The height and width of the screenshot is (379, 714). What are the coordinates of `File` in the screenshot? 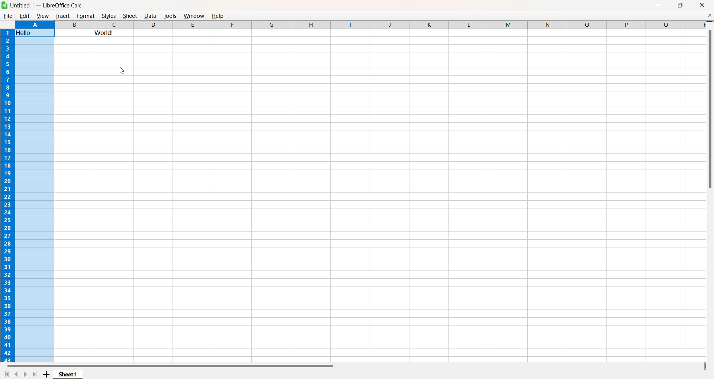 It's located at (8, 16).